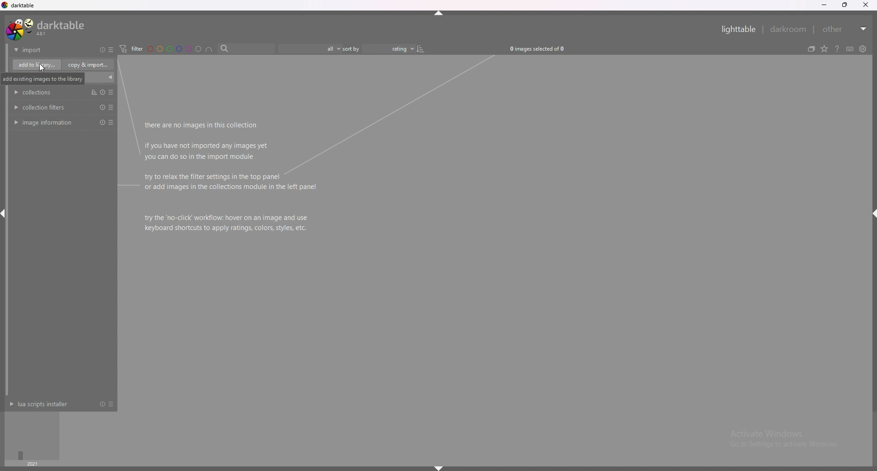  I want to click on shift+ctlr+r, so click(872, 213).